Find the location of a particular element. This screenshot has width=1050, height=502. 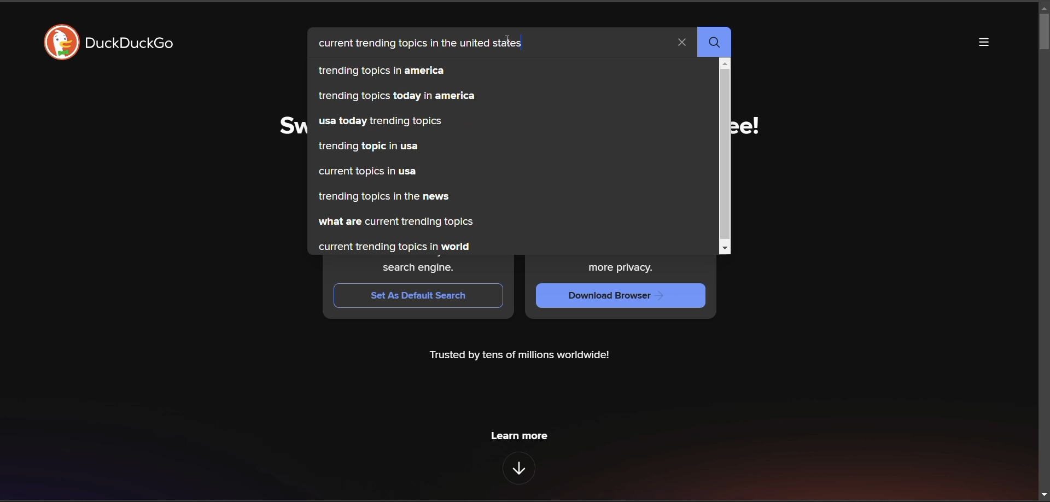

features is located at coordinates (516, 469).